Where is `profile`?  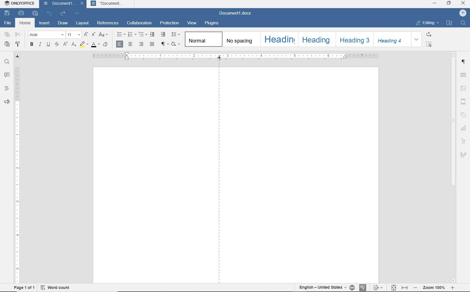
profile is located at coordinates (462, 12).